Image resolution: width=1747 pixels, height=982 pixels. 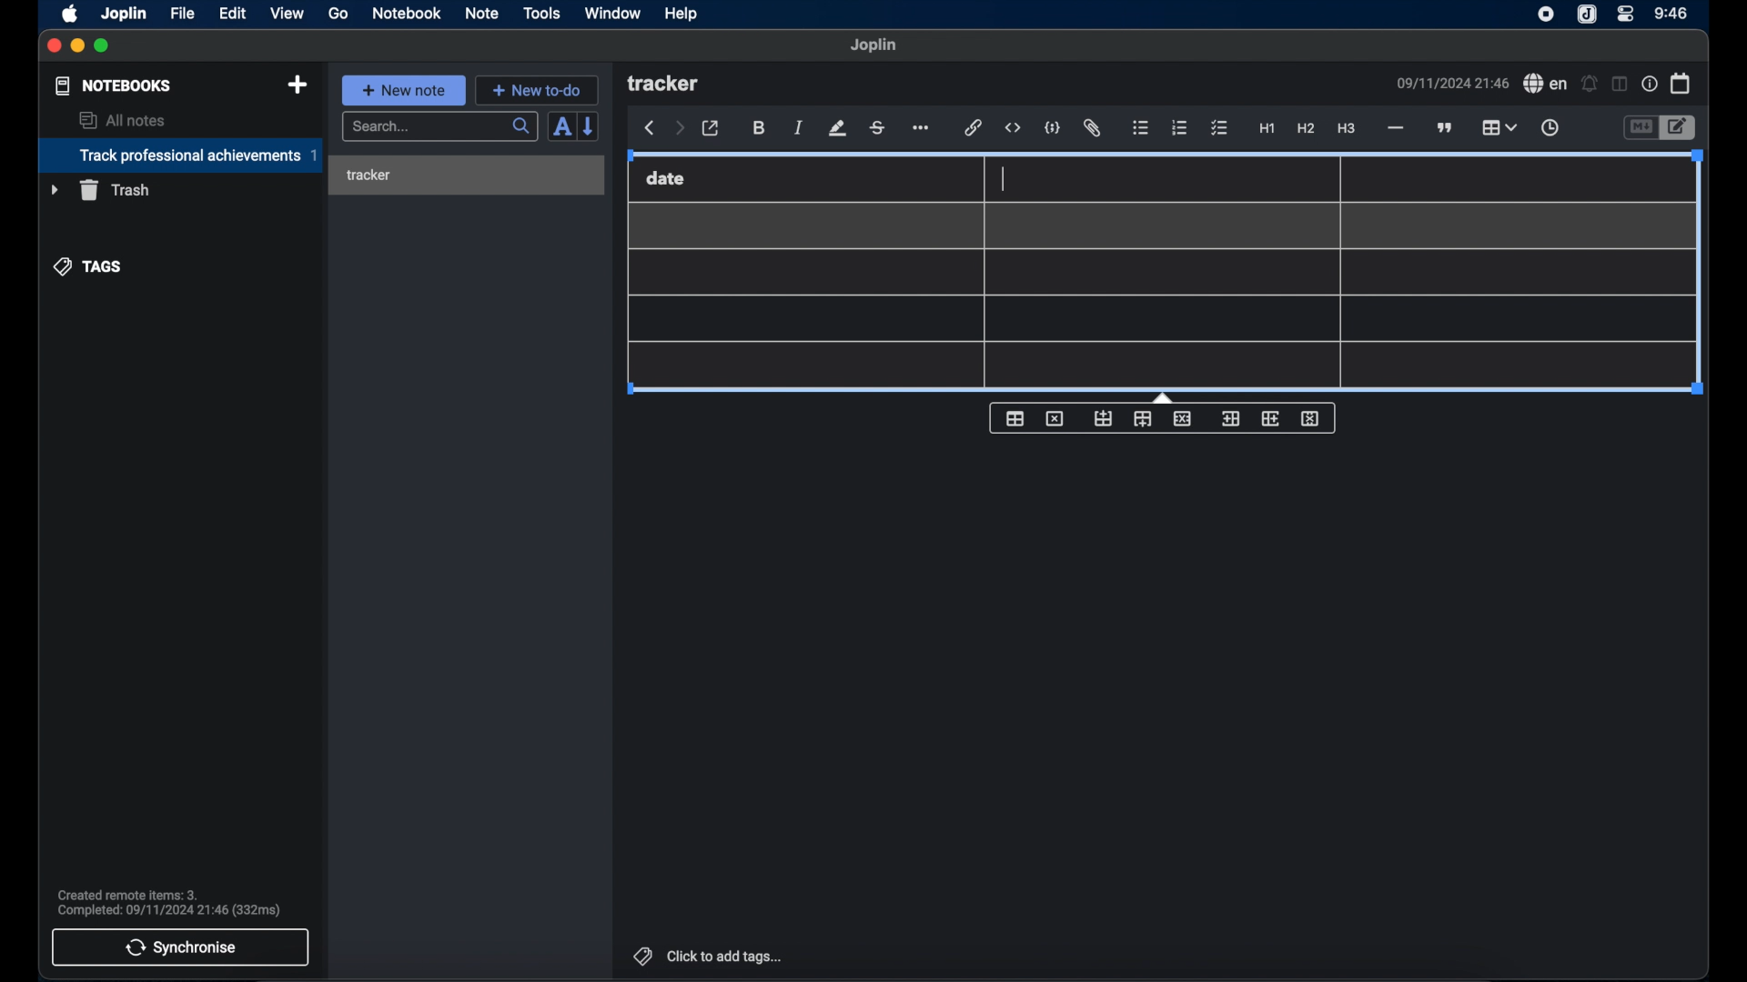 I want to click on tracker, so click(x=665, y=85).